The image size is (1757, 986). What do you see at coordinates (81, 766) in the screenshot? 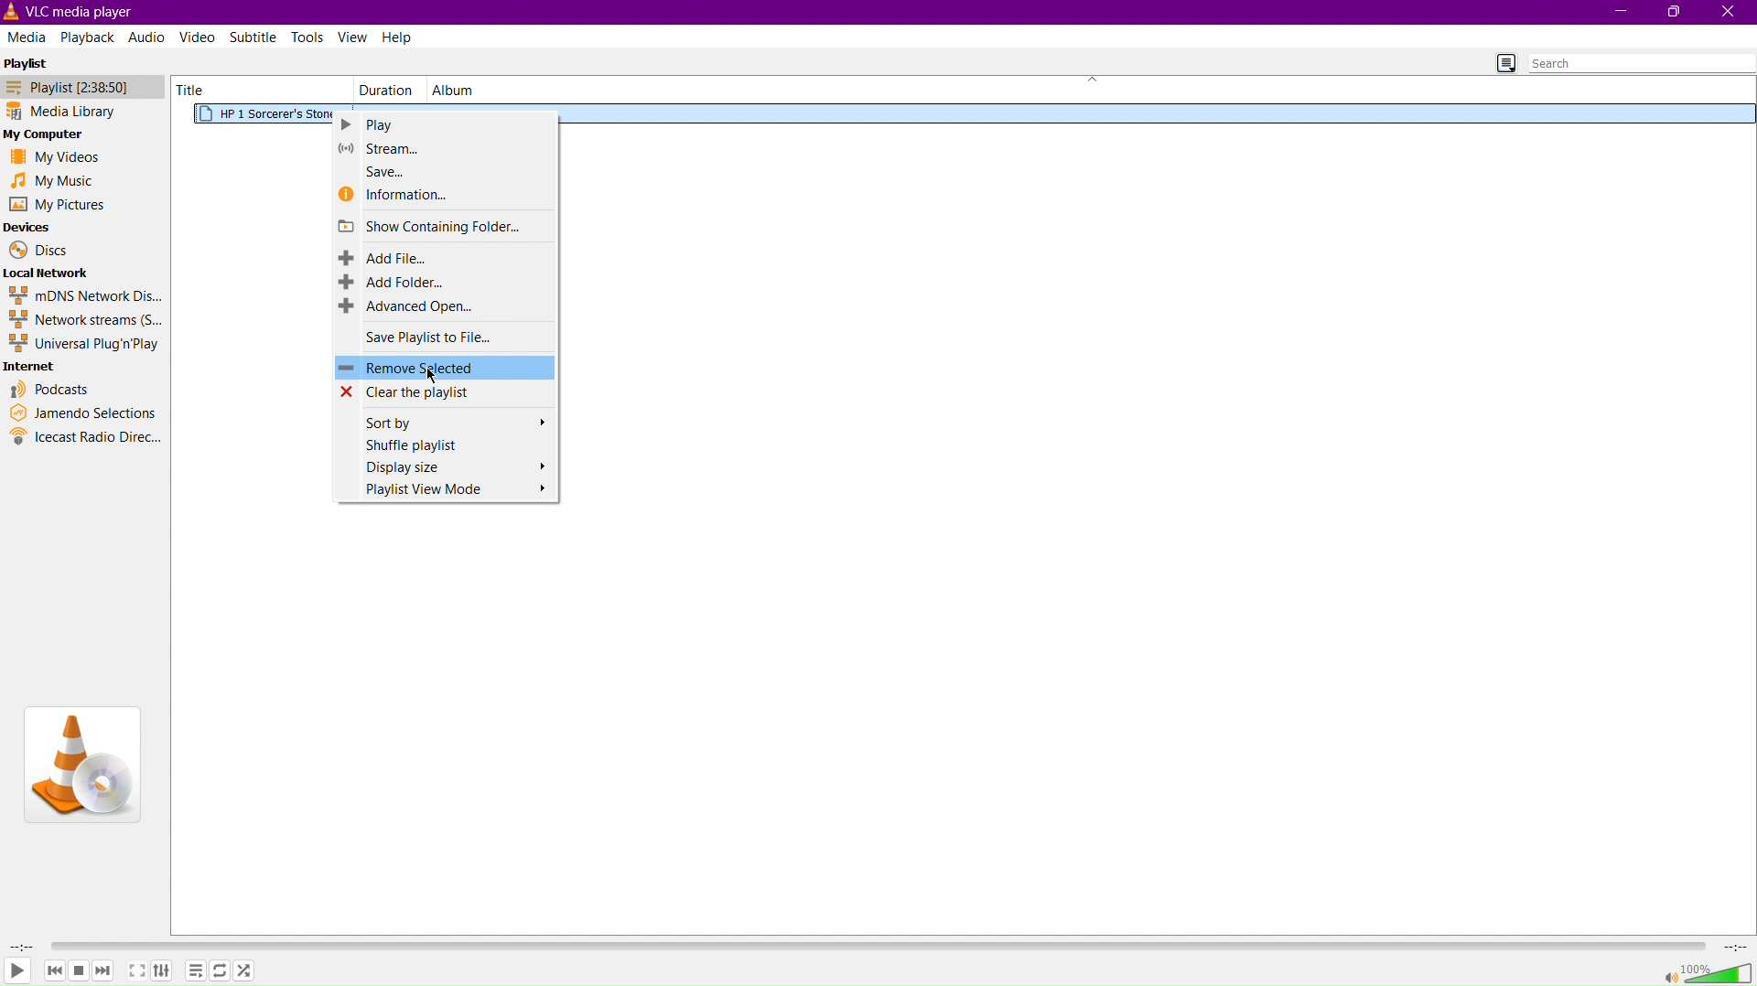
I see `VLC Logo` at bounding box center [81, 766].